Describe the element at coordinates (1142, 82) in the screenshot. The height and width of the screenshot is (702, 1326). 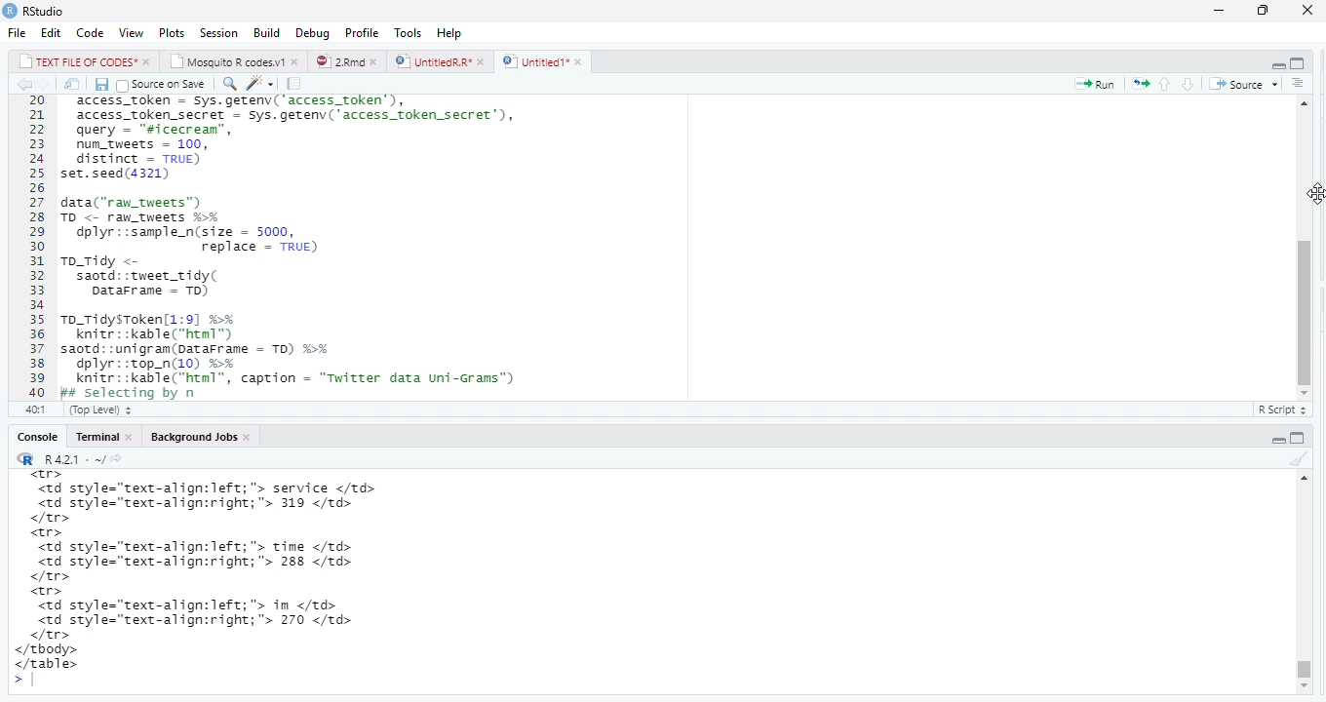
I see `rerun` at that location.